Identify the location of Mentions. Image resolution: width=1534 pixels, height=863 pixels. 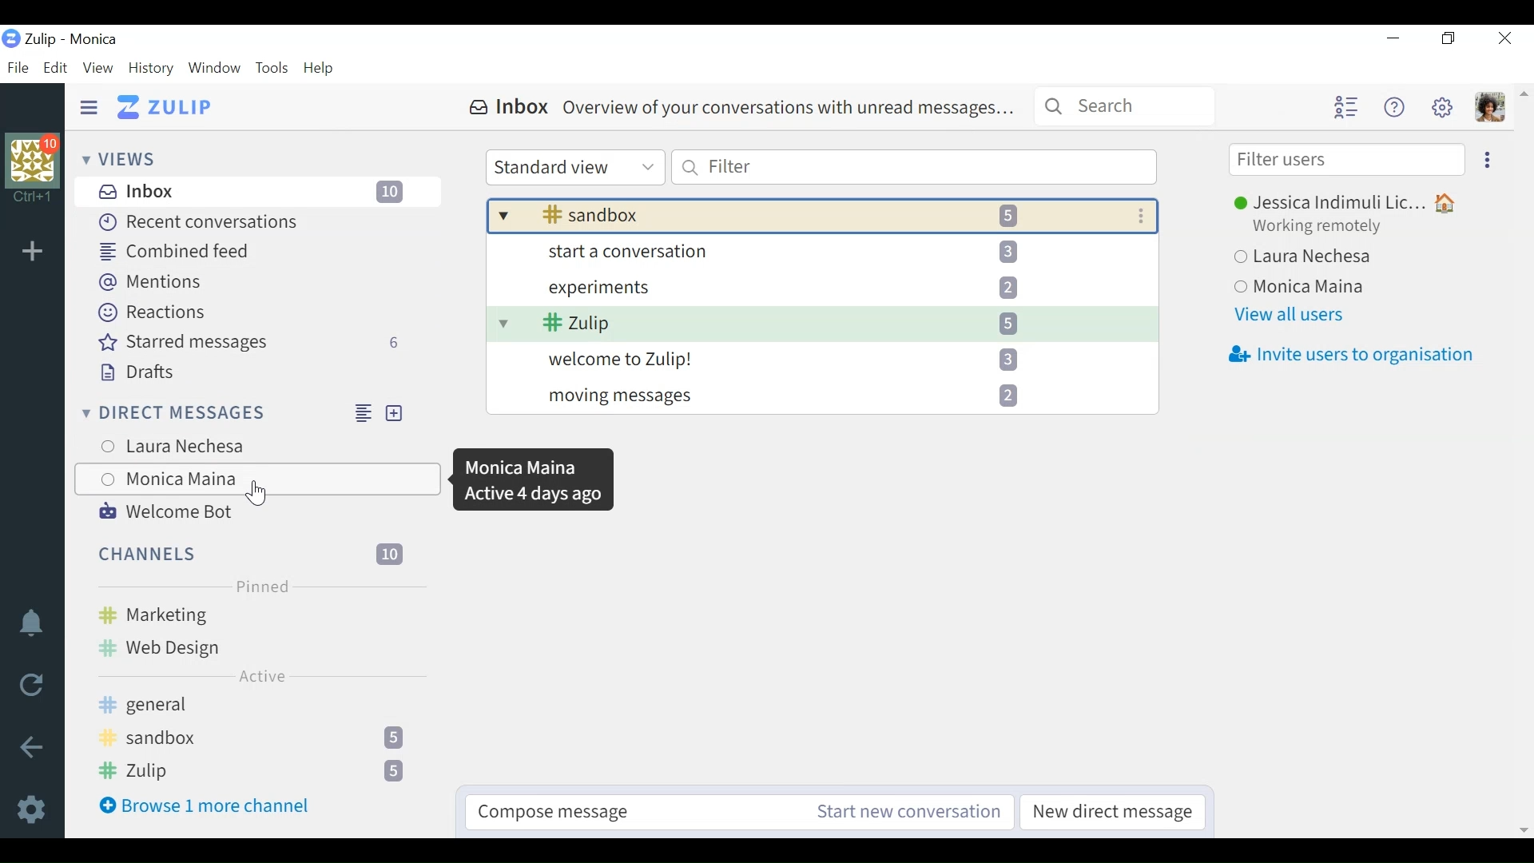
(149, 281).